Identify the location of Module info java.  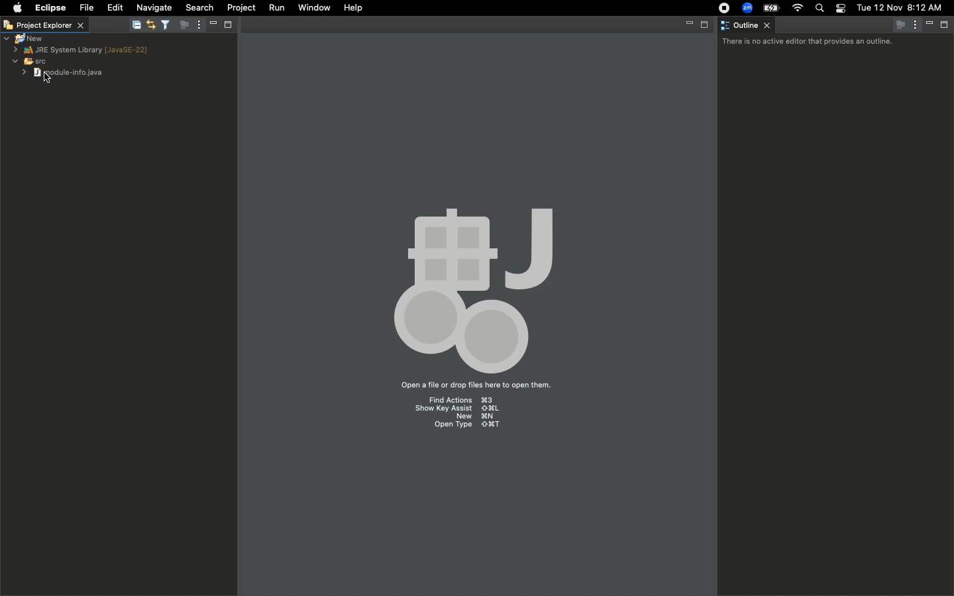
(64, 75).